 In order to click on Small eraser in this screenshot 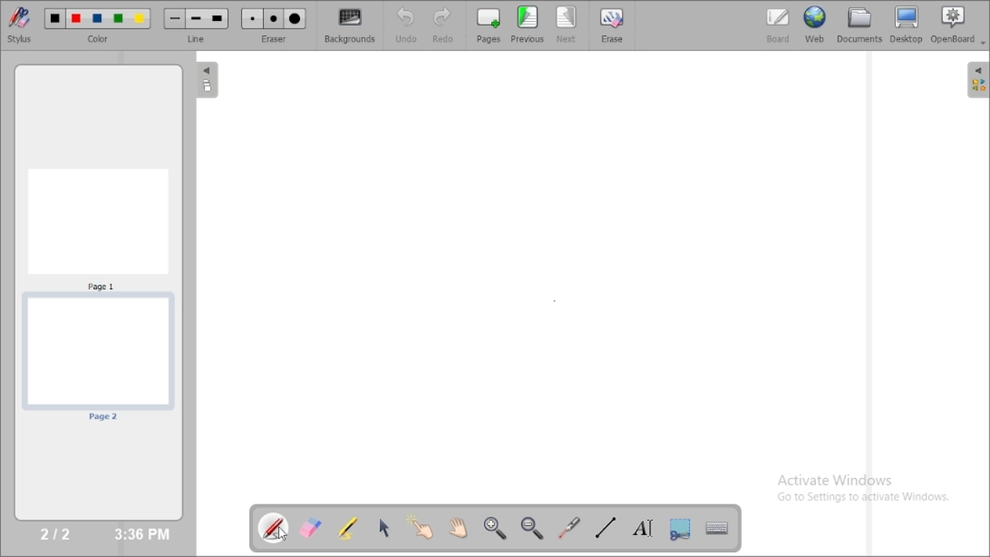, I will do `click(252, 19)`.